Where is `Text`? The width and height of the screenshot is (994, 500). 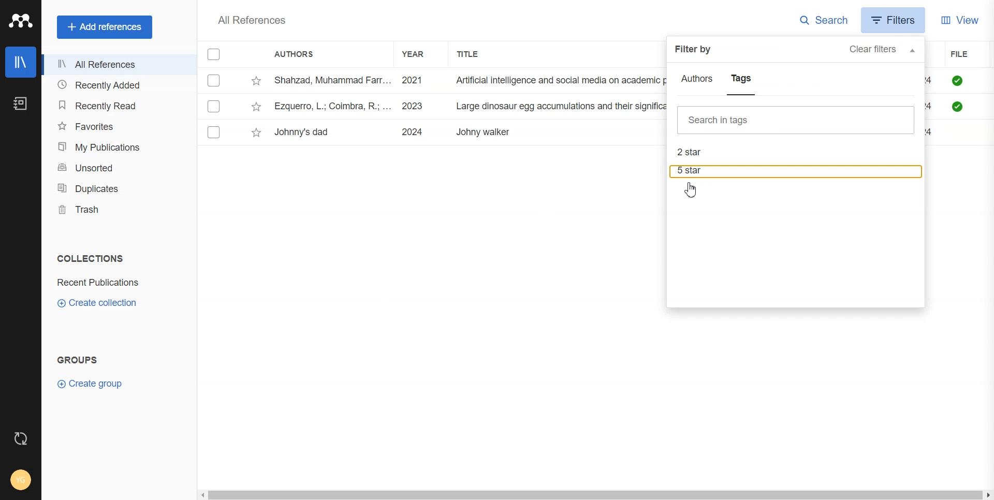 Text is located at coordinates (251, 20).